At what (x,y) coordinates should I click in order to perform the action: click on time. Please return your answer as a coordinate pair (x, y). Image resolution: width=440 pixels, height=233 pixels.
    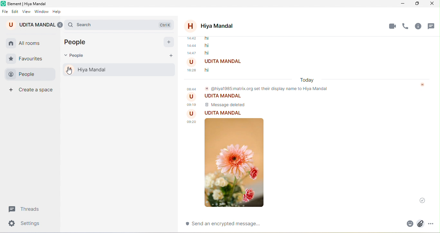
    Looking at the image, I should click on (193, 54).